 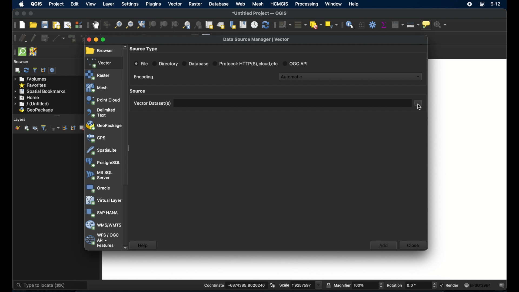 What do you see at coordinates (45, 38) in the screenshot?
I see `save edits` at bounding box center [45, 38].